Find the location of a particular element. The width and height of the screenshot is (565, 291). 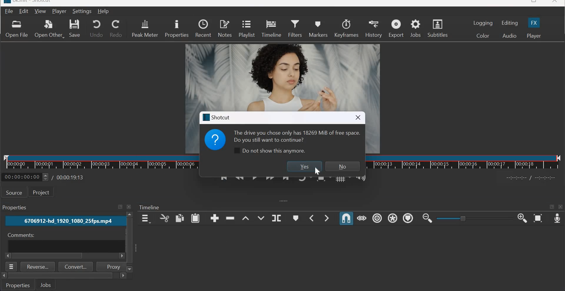

Properties is located at coordinates (18, 285).